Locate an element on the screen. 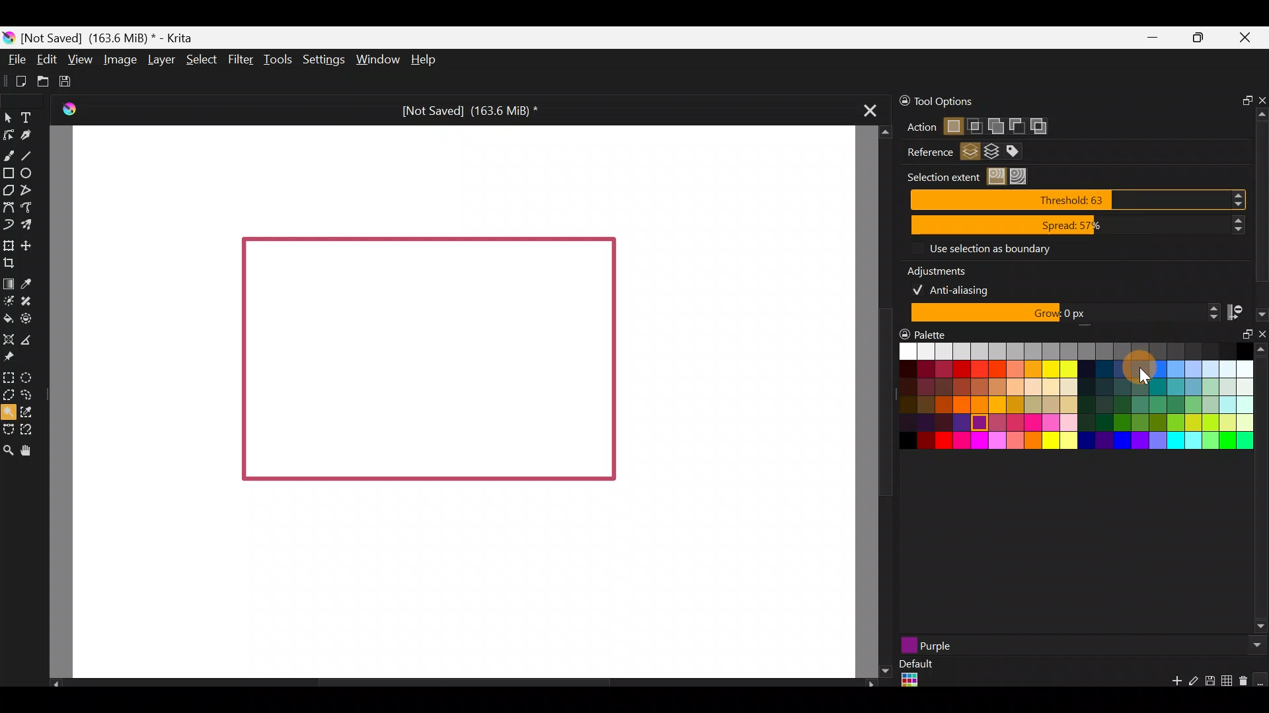 The width and height of the screenshot is (1269, 713). Maximize is located at coordinates (1202, 41).